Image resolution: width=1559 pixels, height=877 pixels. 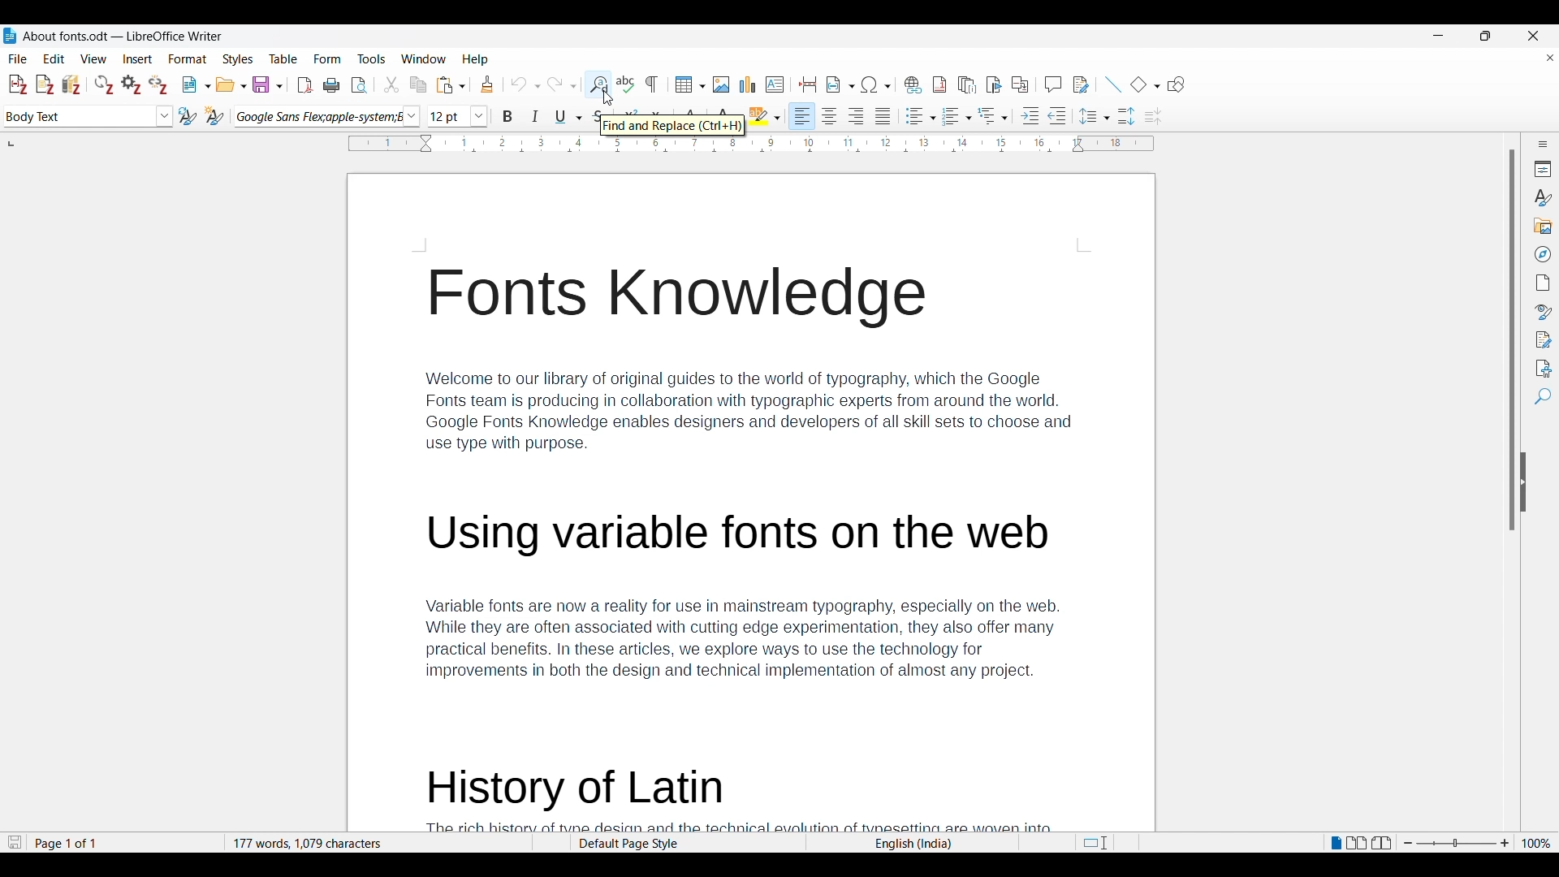 What do you see at coordinates (1541, 340) in the screenshot?
I see `Manage changes` at bounding box center [1541, 340].